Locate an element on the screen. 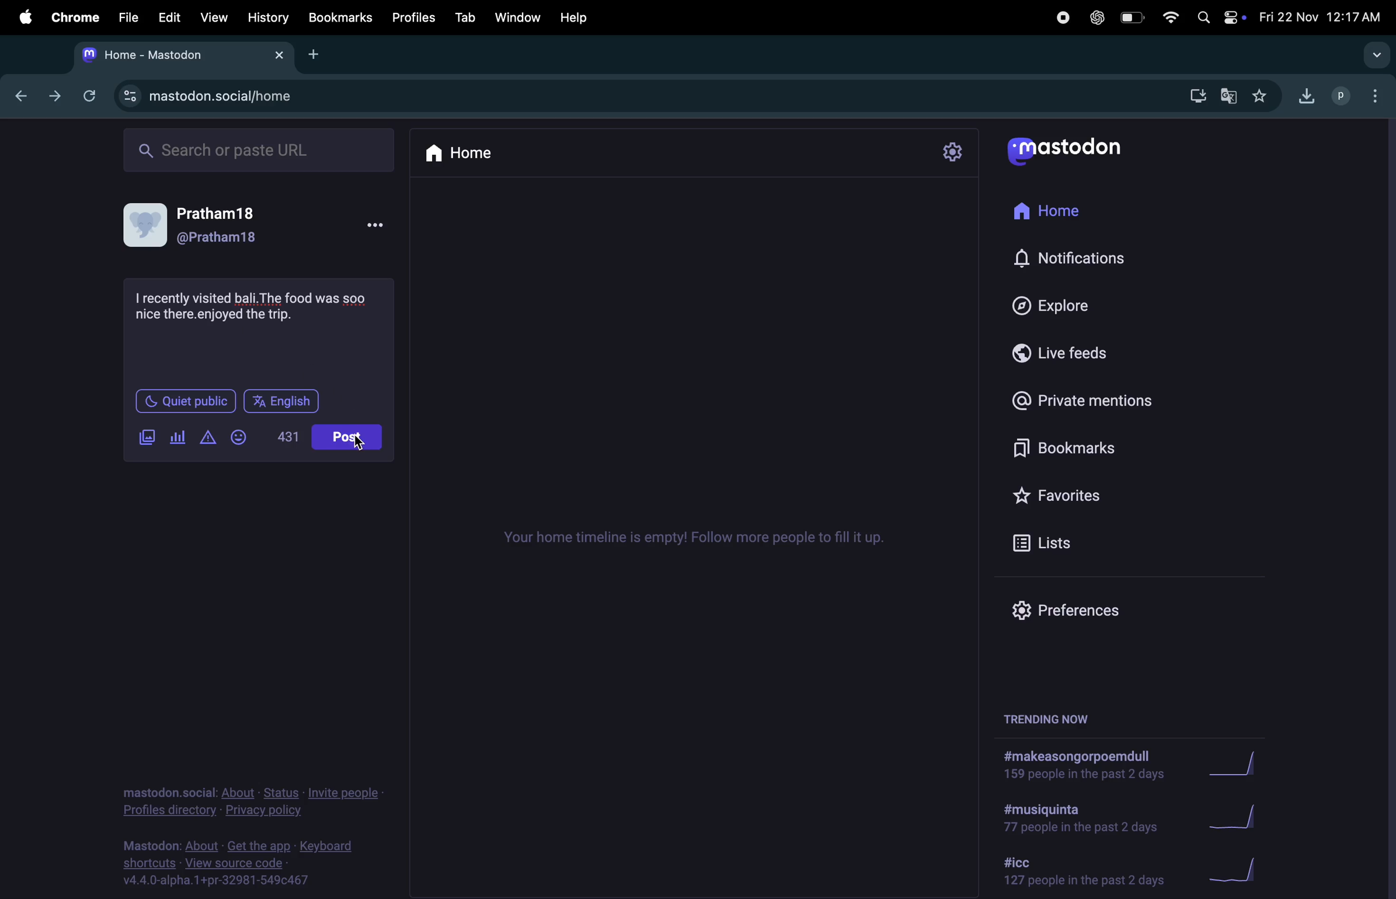 The image size is (1396, 899). private mentions is located at coordinates (1083, 400).